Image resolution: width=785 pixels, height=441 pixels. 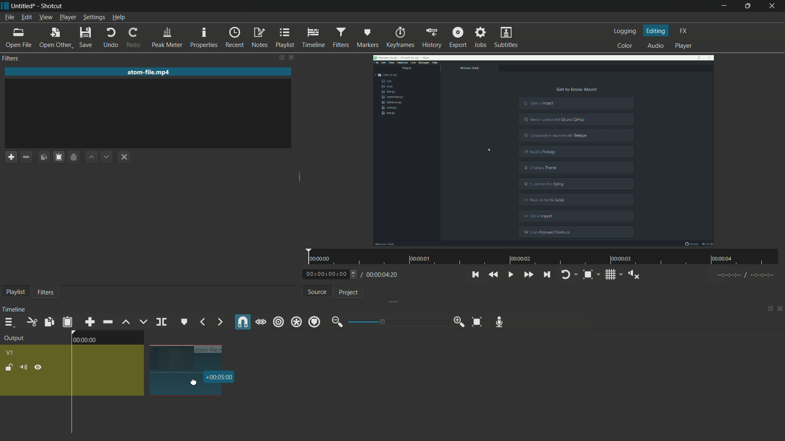 What do you see at coordinates (90, 157) in the screenshot?
I see `move filter up` at bounding box center [90, 157].